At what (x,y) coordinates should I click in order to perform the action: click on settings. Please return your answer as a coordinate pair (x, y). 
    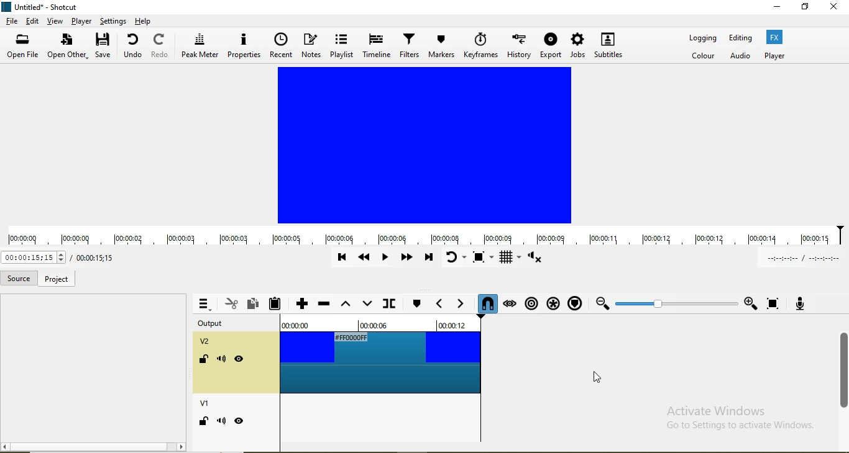
    Looking at the image, I should click on (112, 20).